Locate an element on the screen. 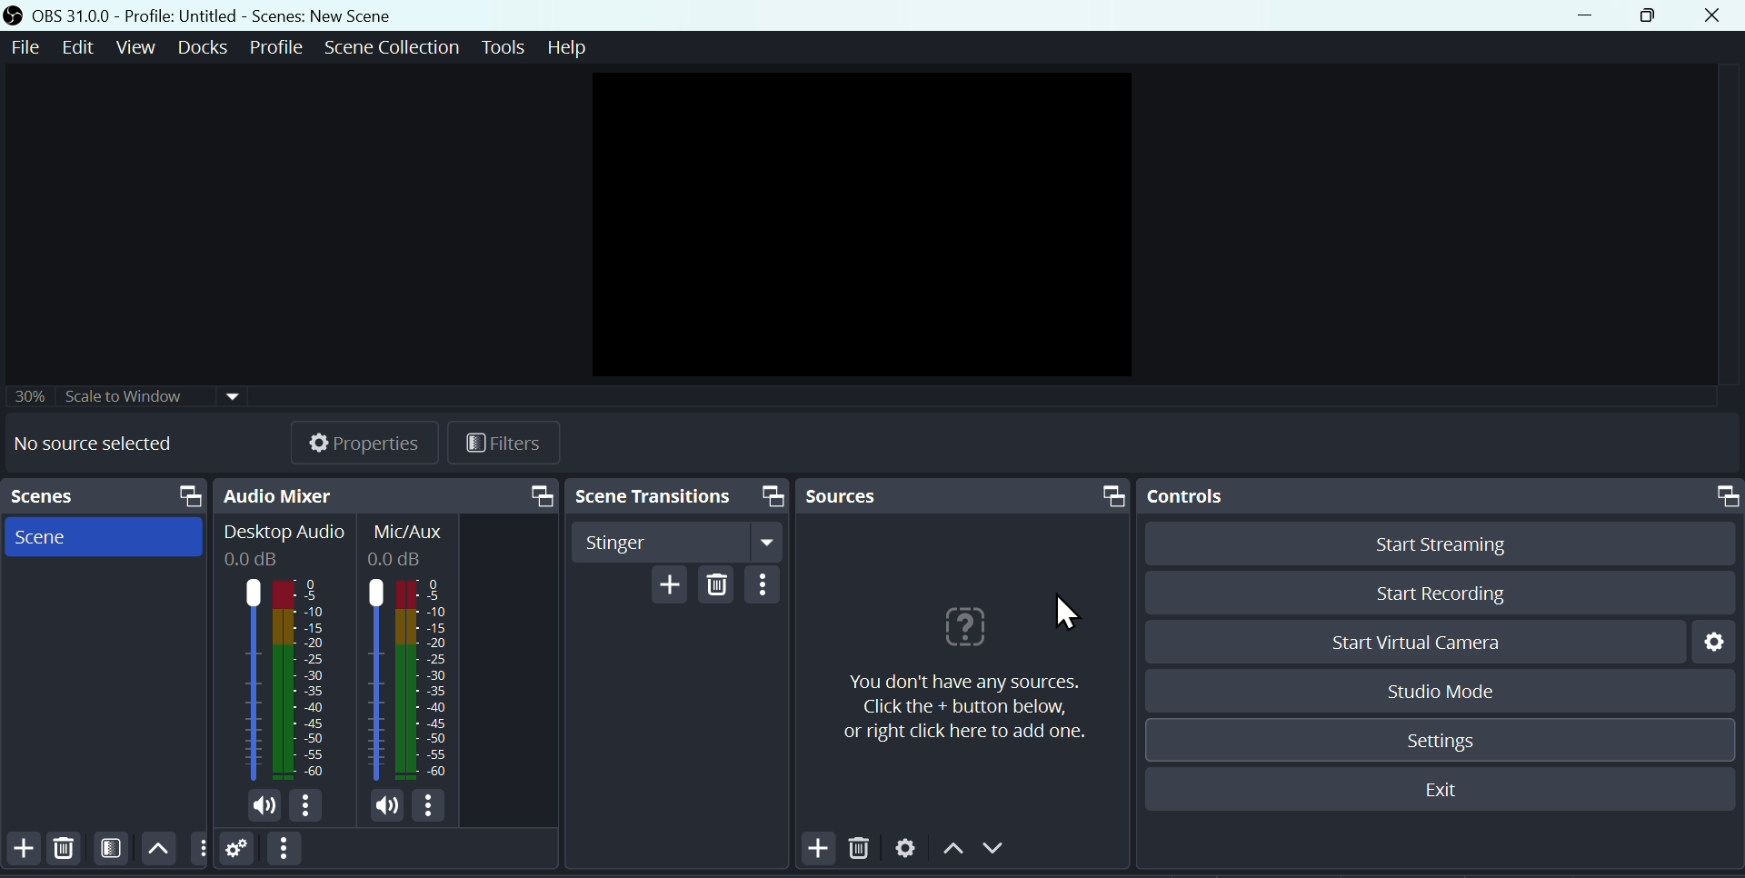 The image size is (1745, 878). tools is located at coordinates (501, 46).